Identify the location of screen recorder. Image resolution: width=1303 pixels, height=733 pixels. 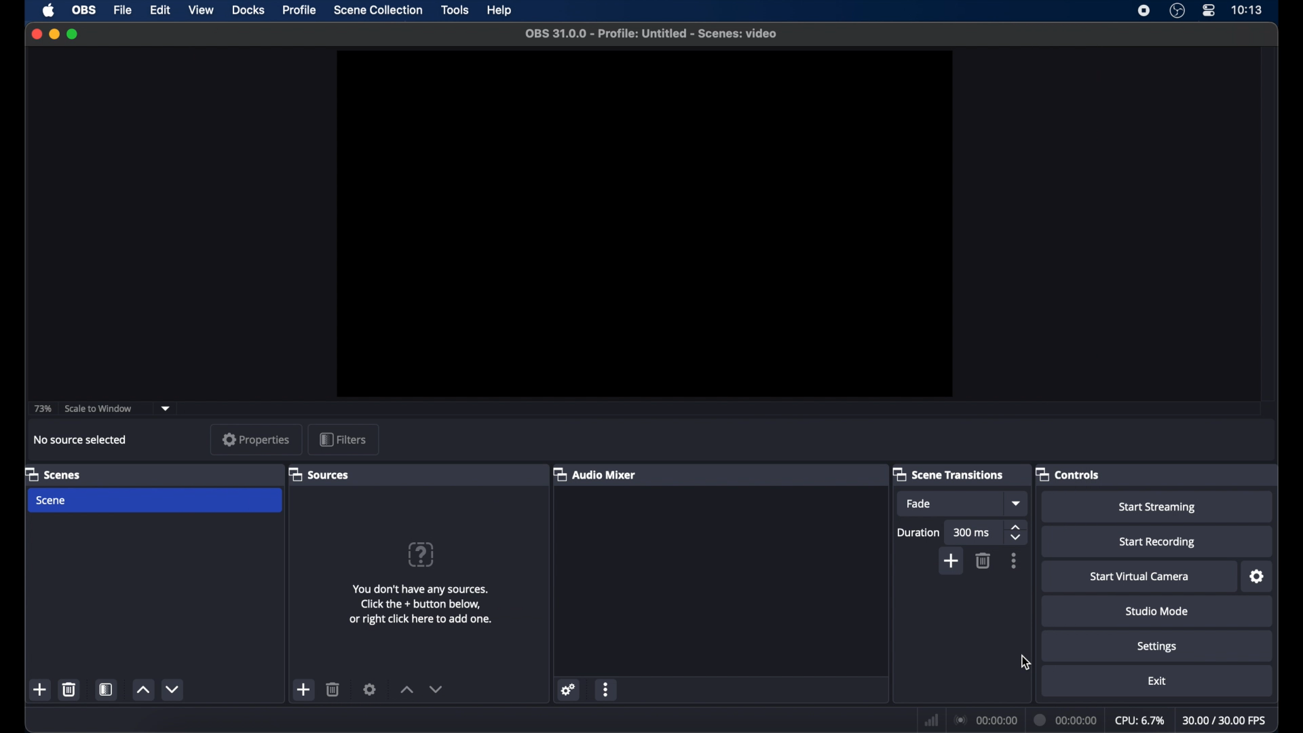
(1143, 11).